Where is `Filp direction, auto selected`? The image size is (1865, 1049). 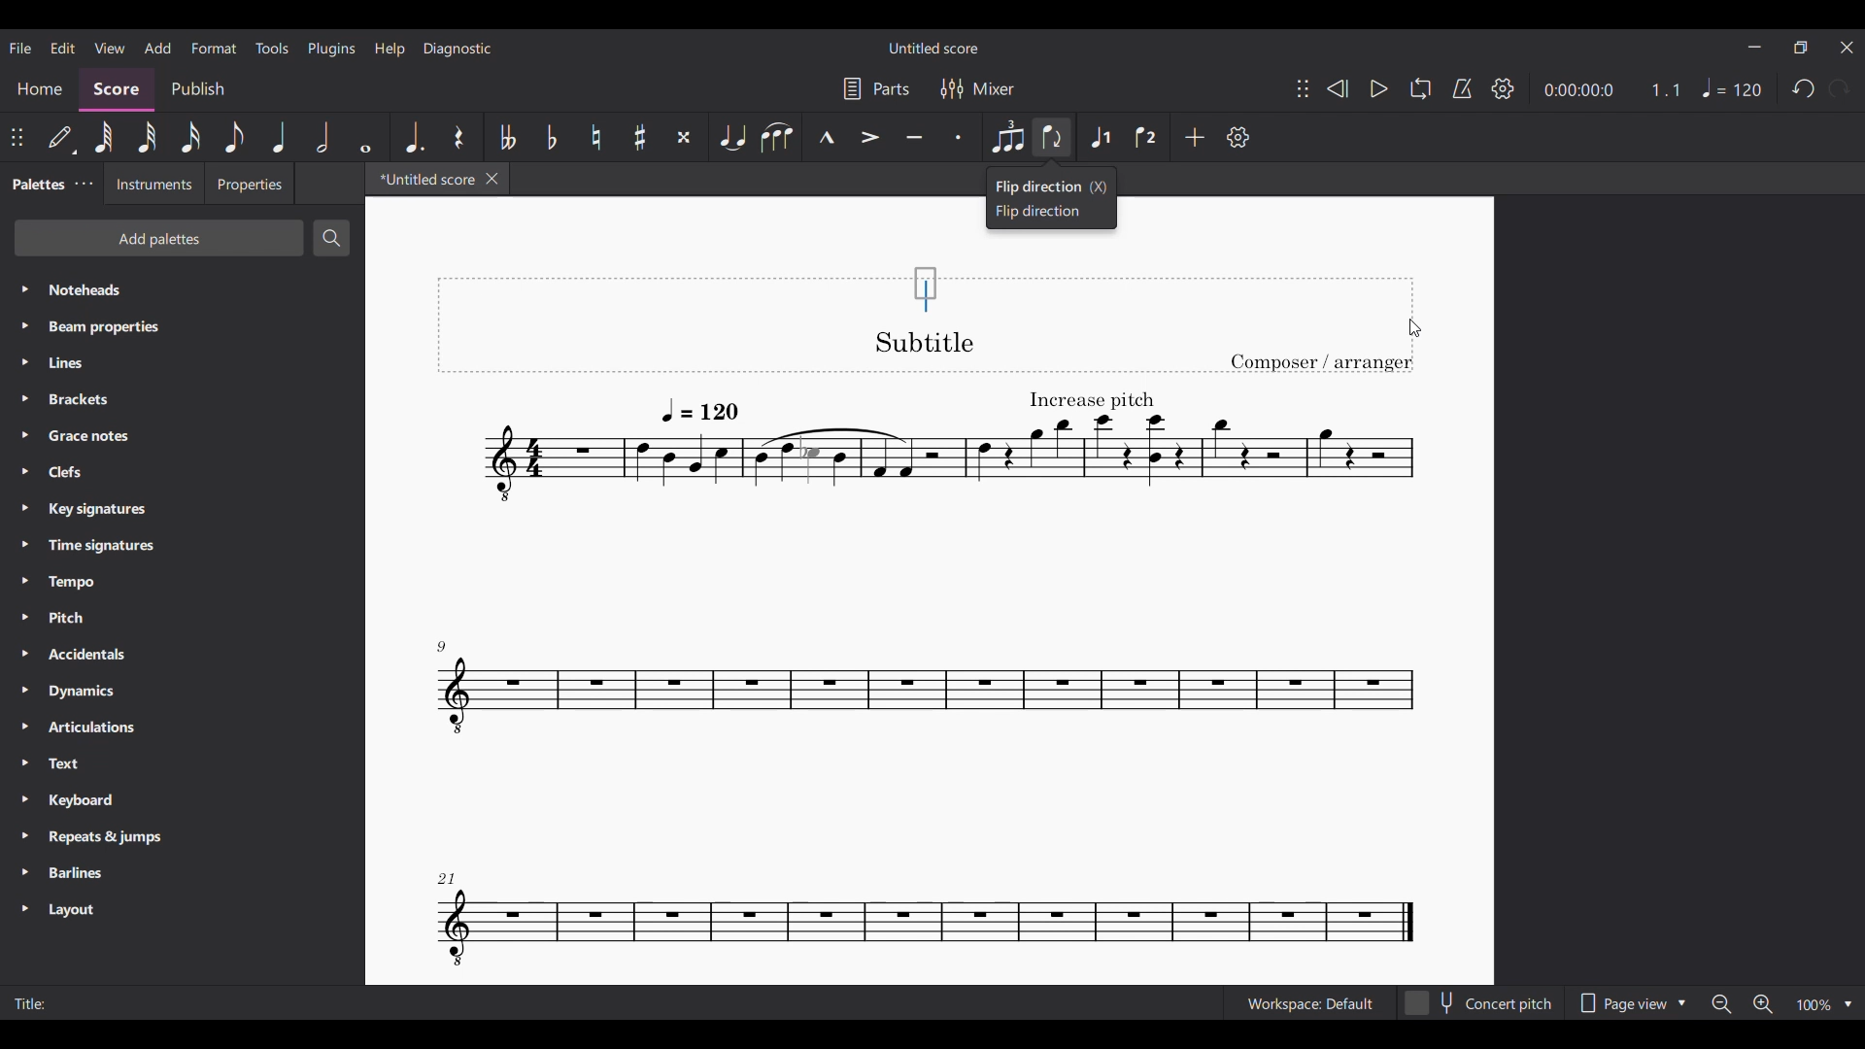 Filp direction, auto selected is located at coordinates (1051, 137).